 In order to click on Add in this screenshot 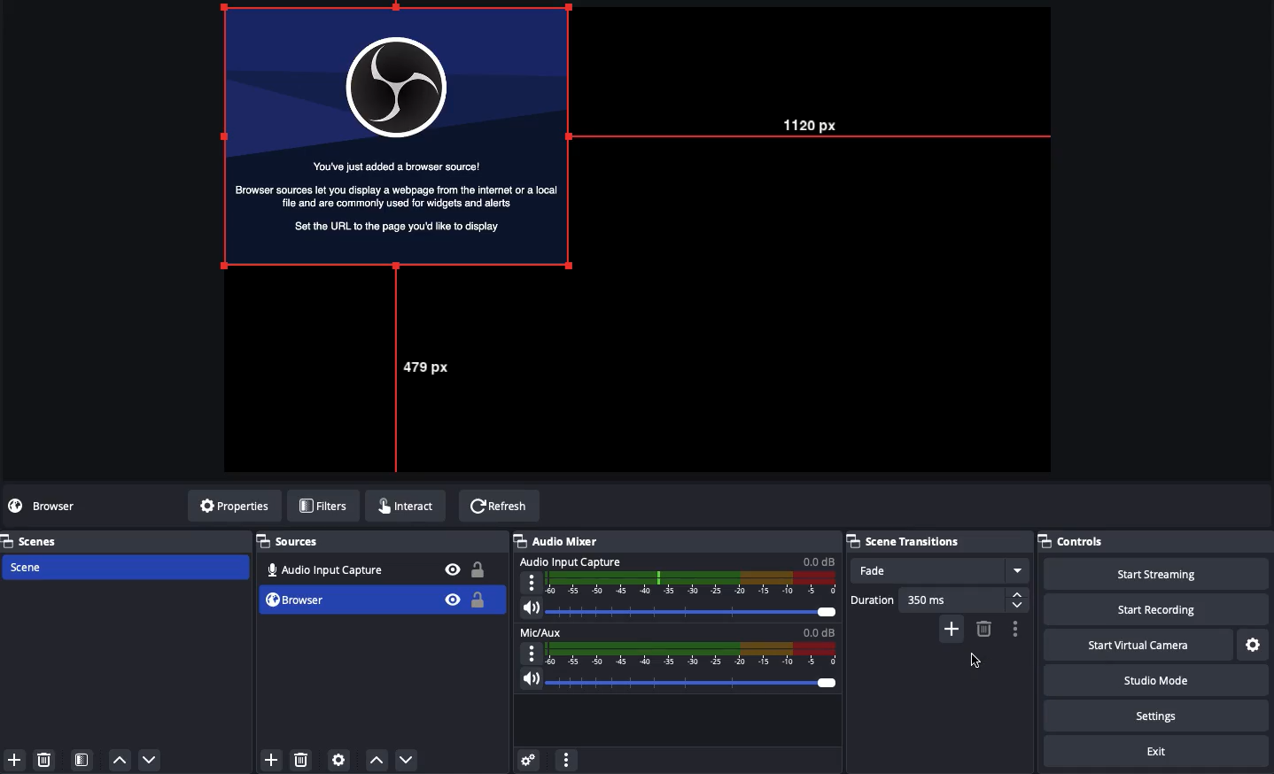, I will do `click(952, 630)`.